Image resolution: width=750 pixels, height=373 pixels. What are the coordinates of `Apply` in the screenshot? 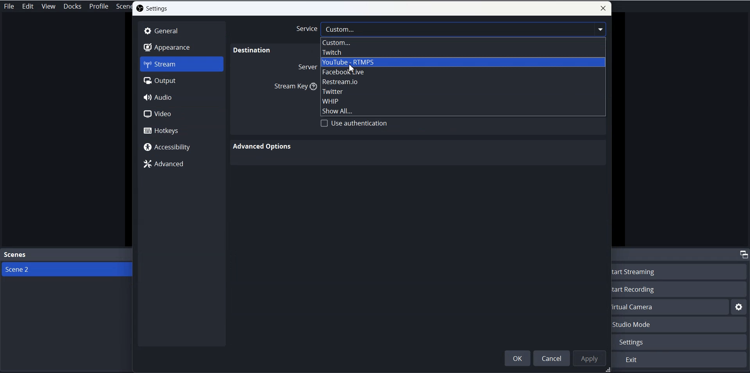 It's located at (590, 358).